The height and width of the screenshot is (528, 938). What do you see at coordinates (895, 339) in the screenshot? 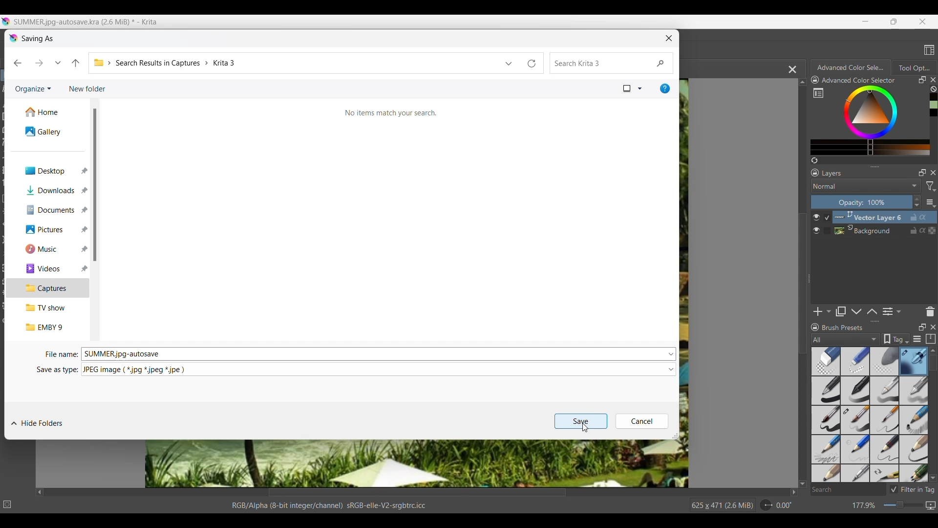
I see `Show the tag box options` at bounding box center [895, 339].